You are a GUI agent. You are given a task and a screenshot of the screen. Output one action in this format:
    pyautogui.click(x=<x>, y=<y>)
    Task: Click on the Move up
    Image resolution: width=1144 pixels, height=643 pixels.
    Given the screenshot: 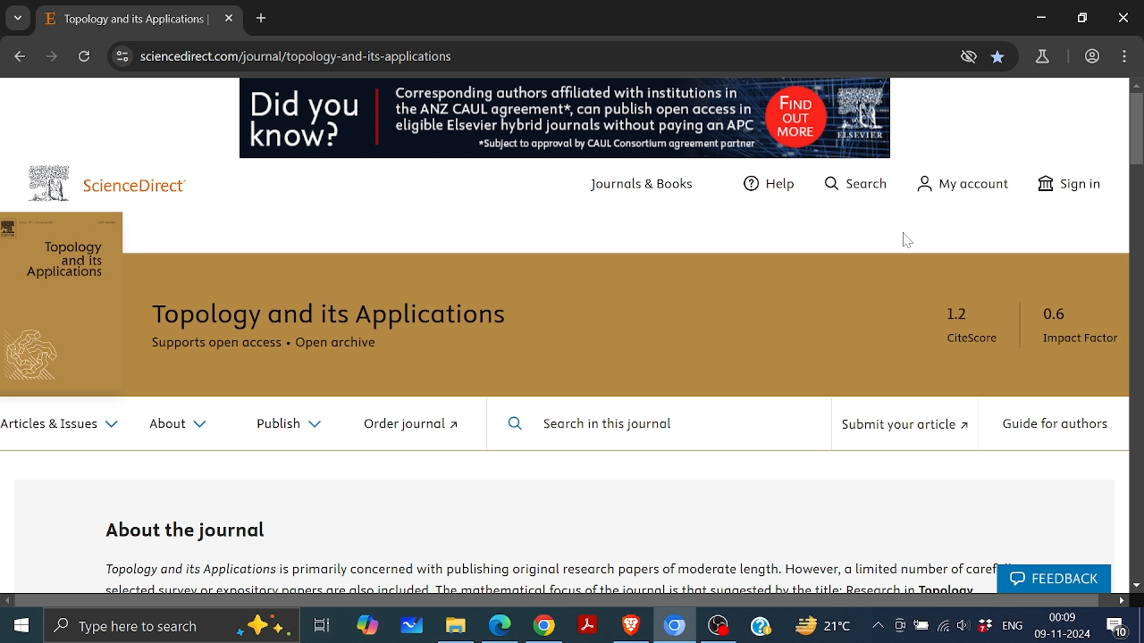 What is the action you would take?
    pyautogui.click(x=1137, y=86)
    